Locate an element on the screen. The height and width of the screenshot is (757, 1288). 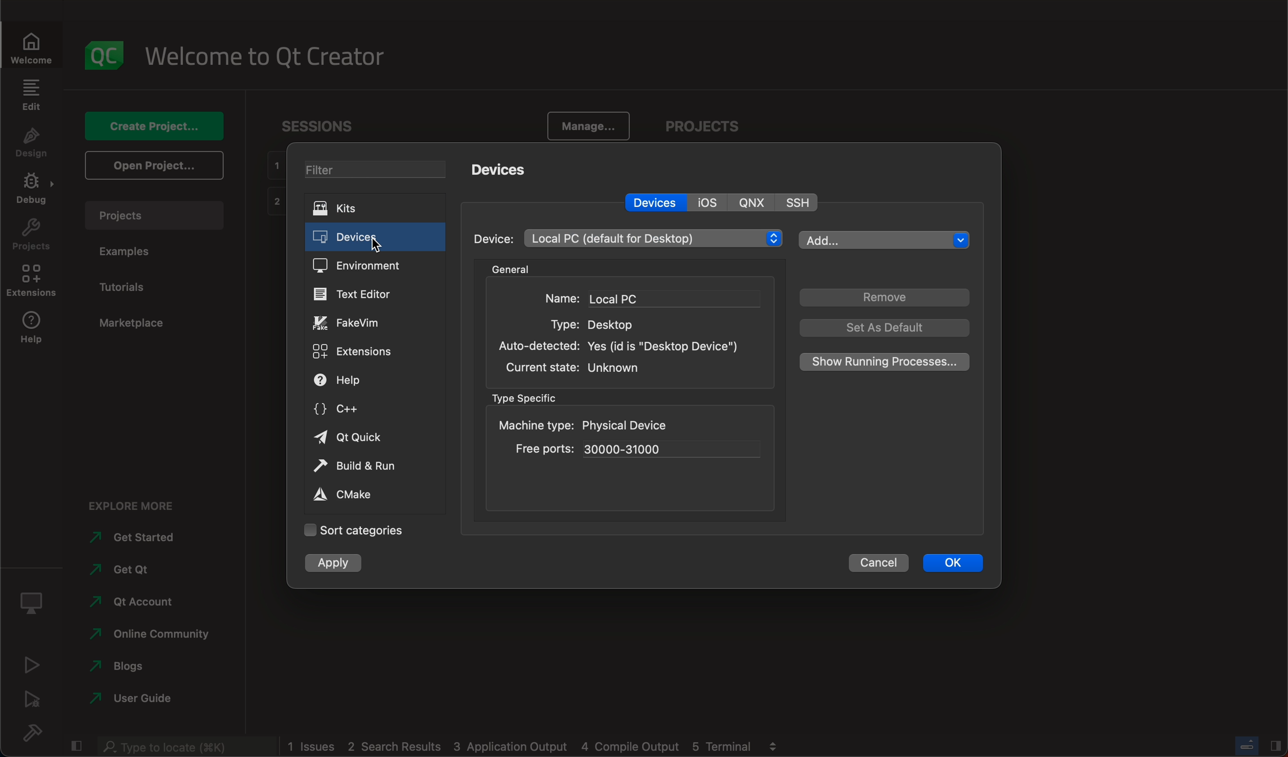
Type to locate (K) is located at coordinates (189, 747).